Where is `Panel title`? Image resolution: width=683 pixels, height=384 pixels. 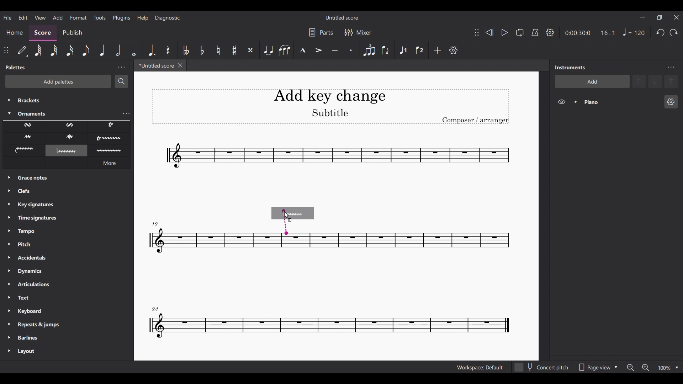
Panel title is located at coordinates (570, 67).